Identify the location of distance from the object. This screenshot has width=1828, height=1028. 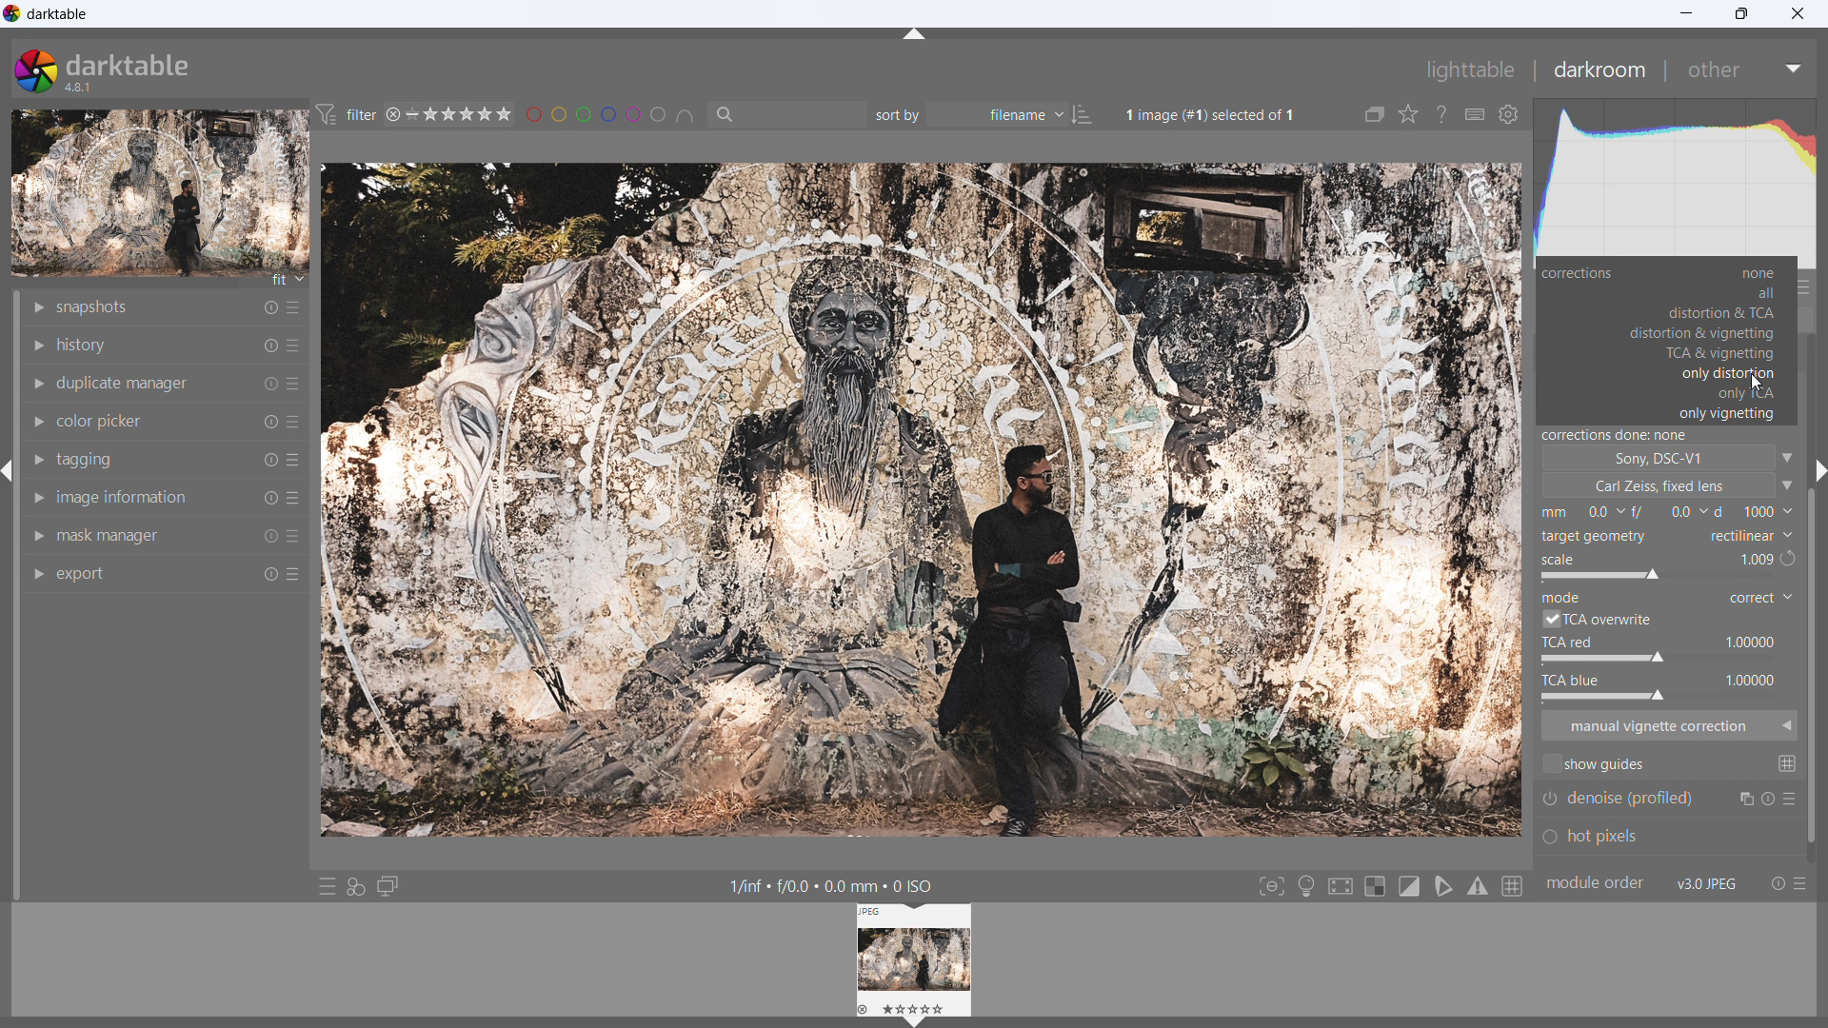
(1669, 514).